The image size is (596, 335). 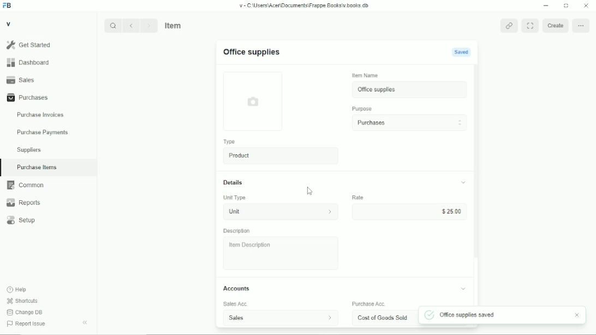 I want to click on cost of goods sold, so click(x=384, y=318).